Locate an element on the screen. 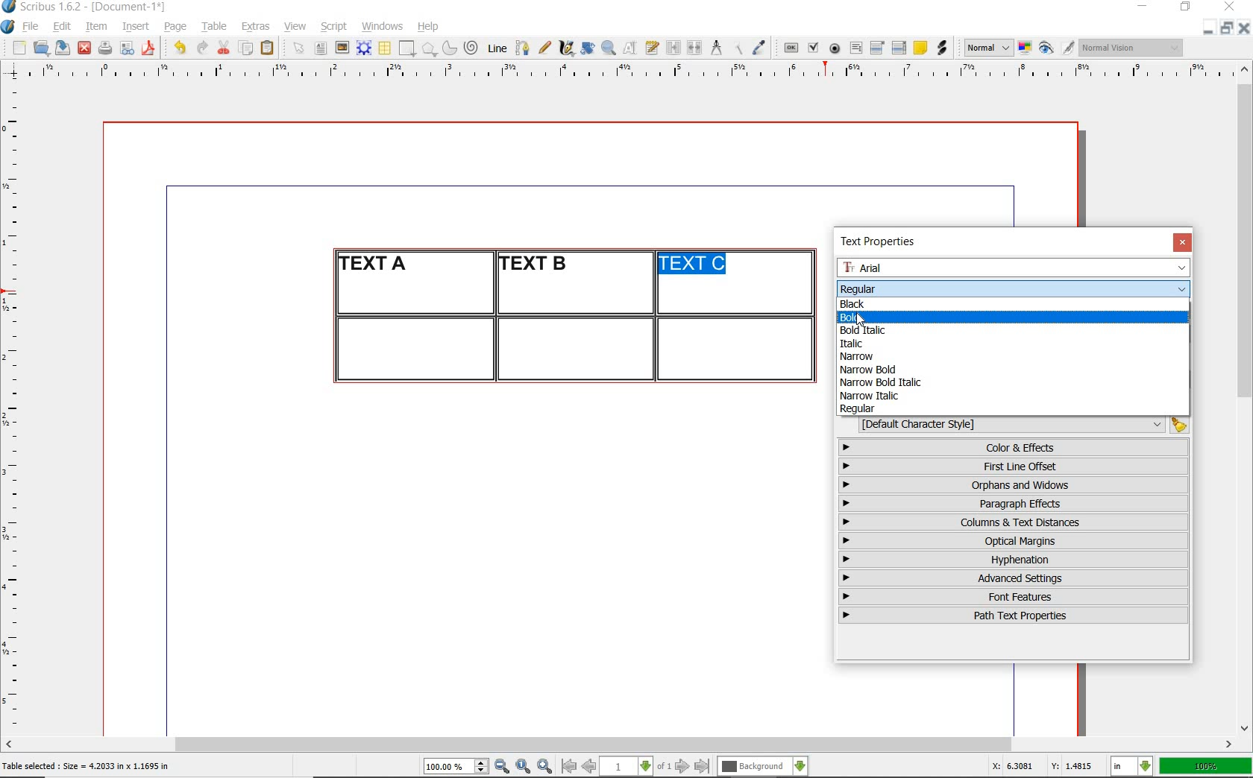 This screenshot has width=1253, height=778. scrollbar is located at coordinates (1246, 397).